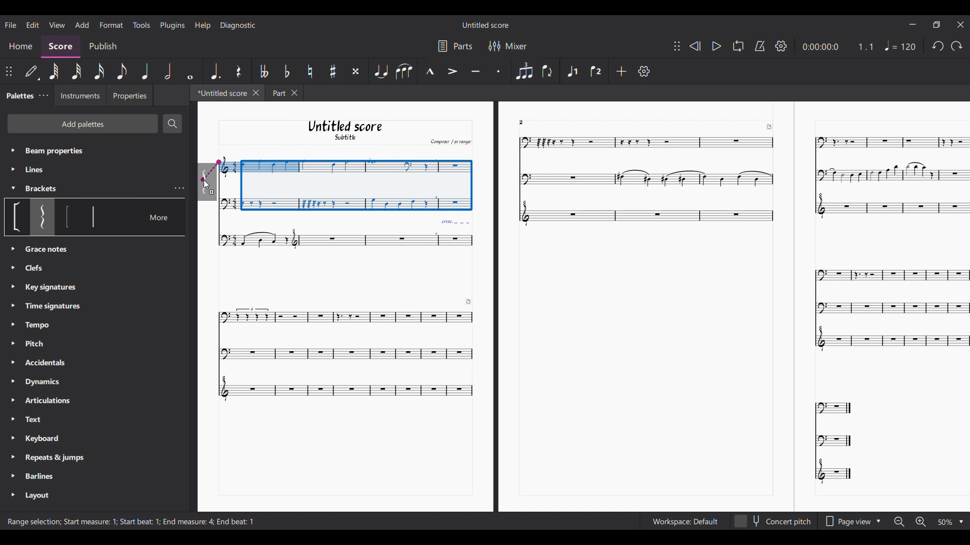 The height and width of the screenshot is (545, 970). Describe the element at coordinates (945, 522) in the screenshot. I see `Zoom options` at that location.